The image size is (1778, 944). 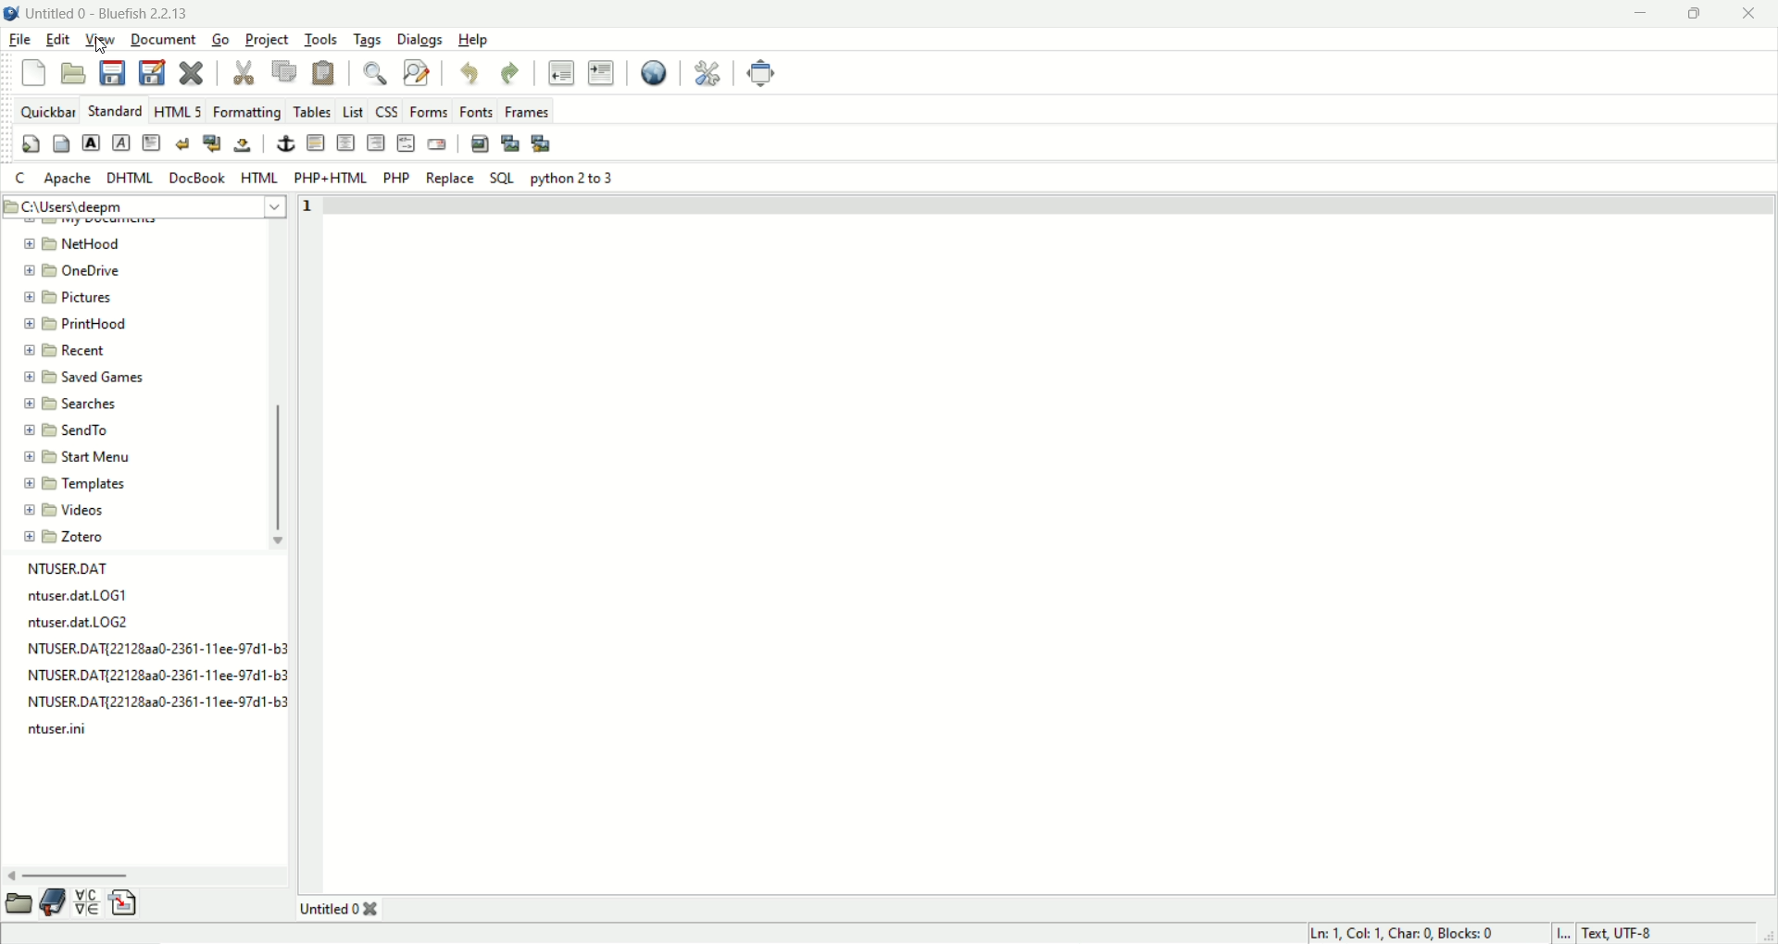 What do you see at coordinates (11, 13) in the screenshot?
I see `logo` at bounding box center [11, 13].